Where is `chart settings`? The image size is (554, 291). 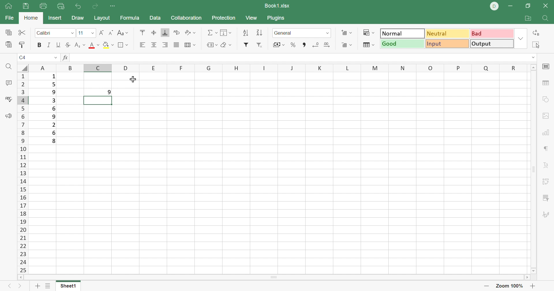 chart settings is located at coordinates (546, 133).